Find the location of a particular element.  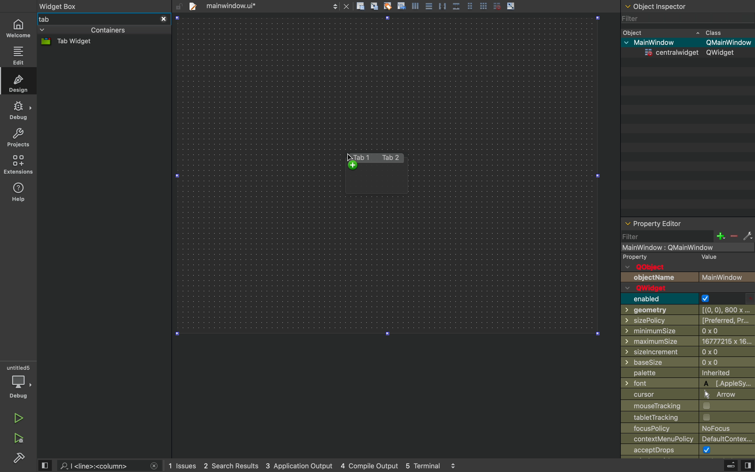

create rectangle is located at coordinates (360, 6).